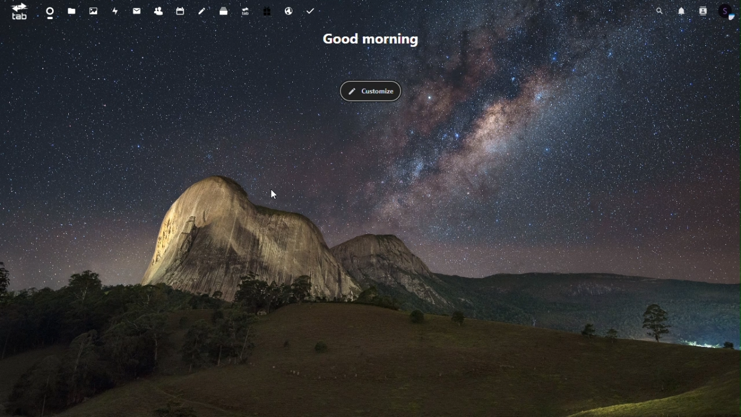 The image size is (741, 417). Describe the element at coordinates (370, 260) in the screenshot. I see `Background wallpaper` at that location.